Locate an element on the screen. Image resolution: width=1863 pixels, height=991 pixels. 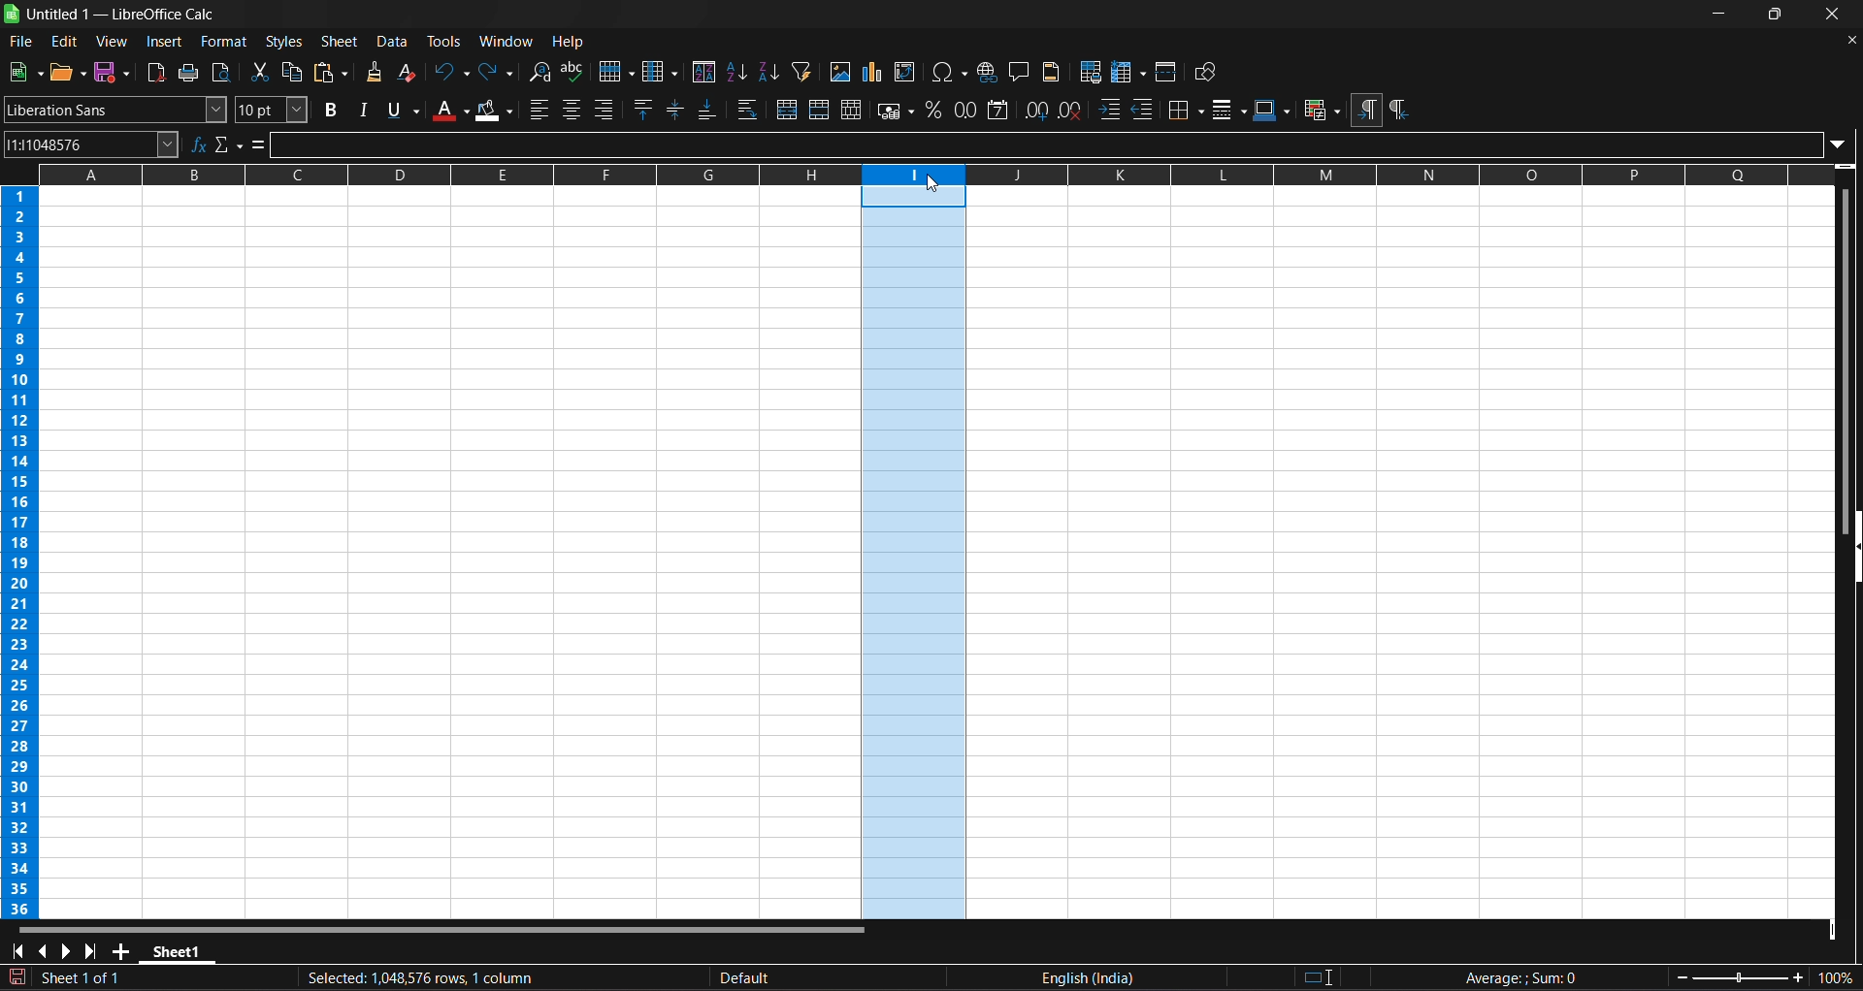
decrease indent is located at coordinates (1144, 109).